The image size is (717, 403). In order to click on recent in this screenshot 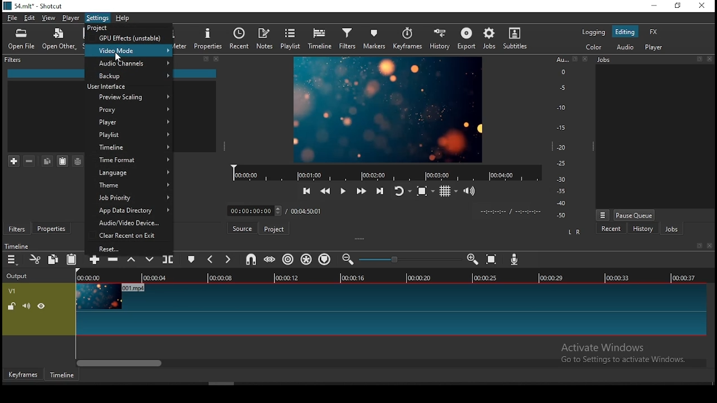, I will do `click(611, 229)`.